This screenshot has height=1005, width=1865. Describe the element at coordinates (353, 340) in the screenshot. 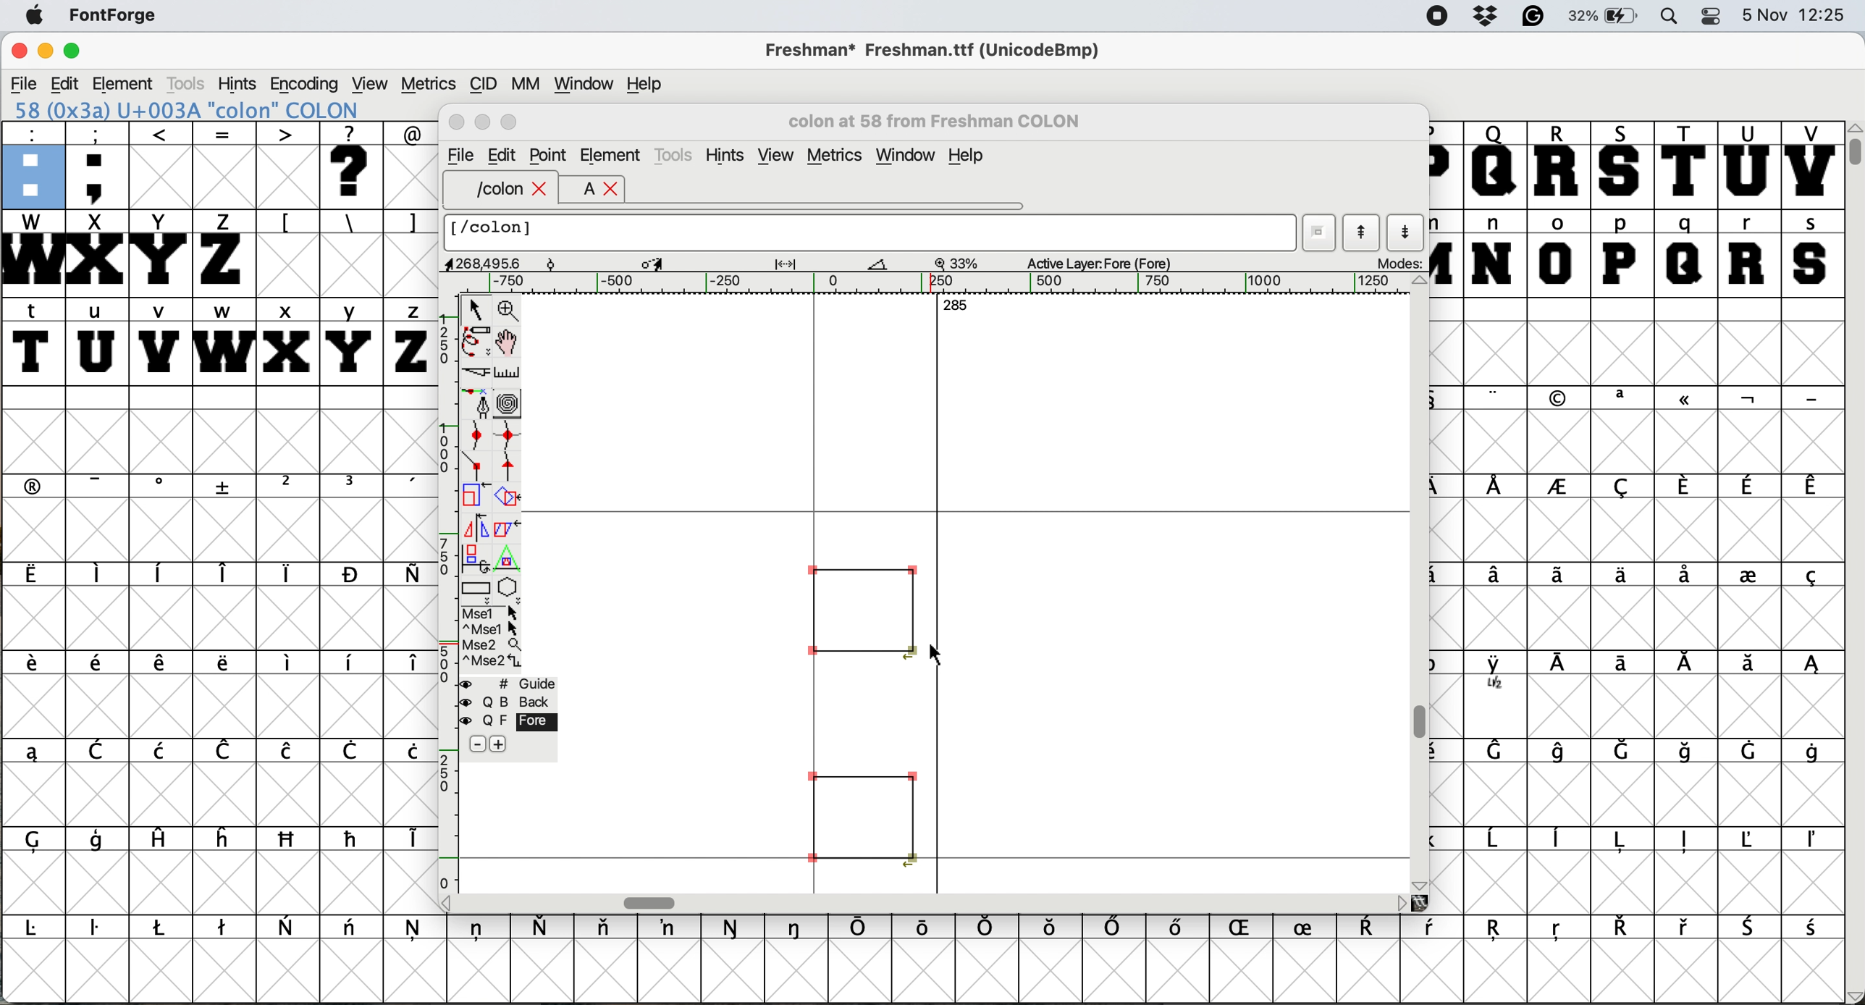

I see `y` at that location.